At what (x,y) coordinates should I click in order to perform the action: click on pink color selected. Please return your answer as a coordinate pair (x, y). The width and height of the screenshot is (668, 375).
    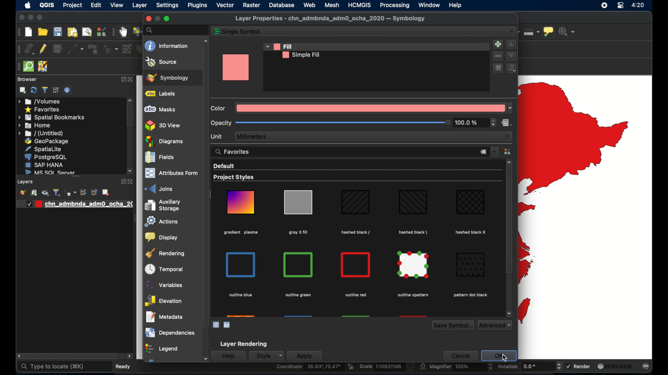
    Looking at the image, I should click on (375, 109).